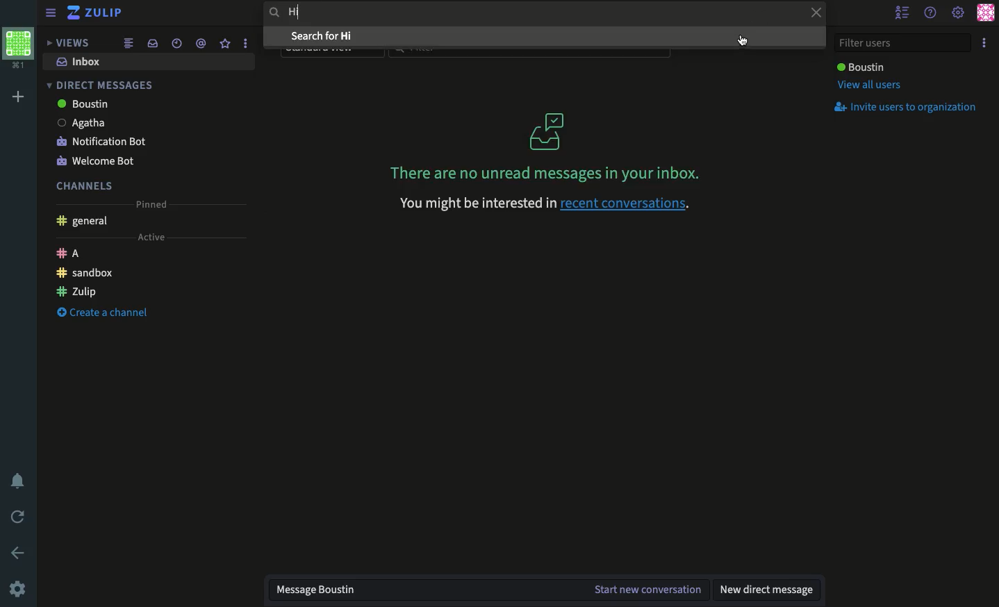 The width and height of the screenshot is (999, 607). What do you see at coordinates (860, 67) in the screenshot?
I see `User` at bounding box center [860, 67].